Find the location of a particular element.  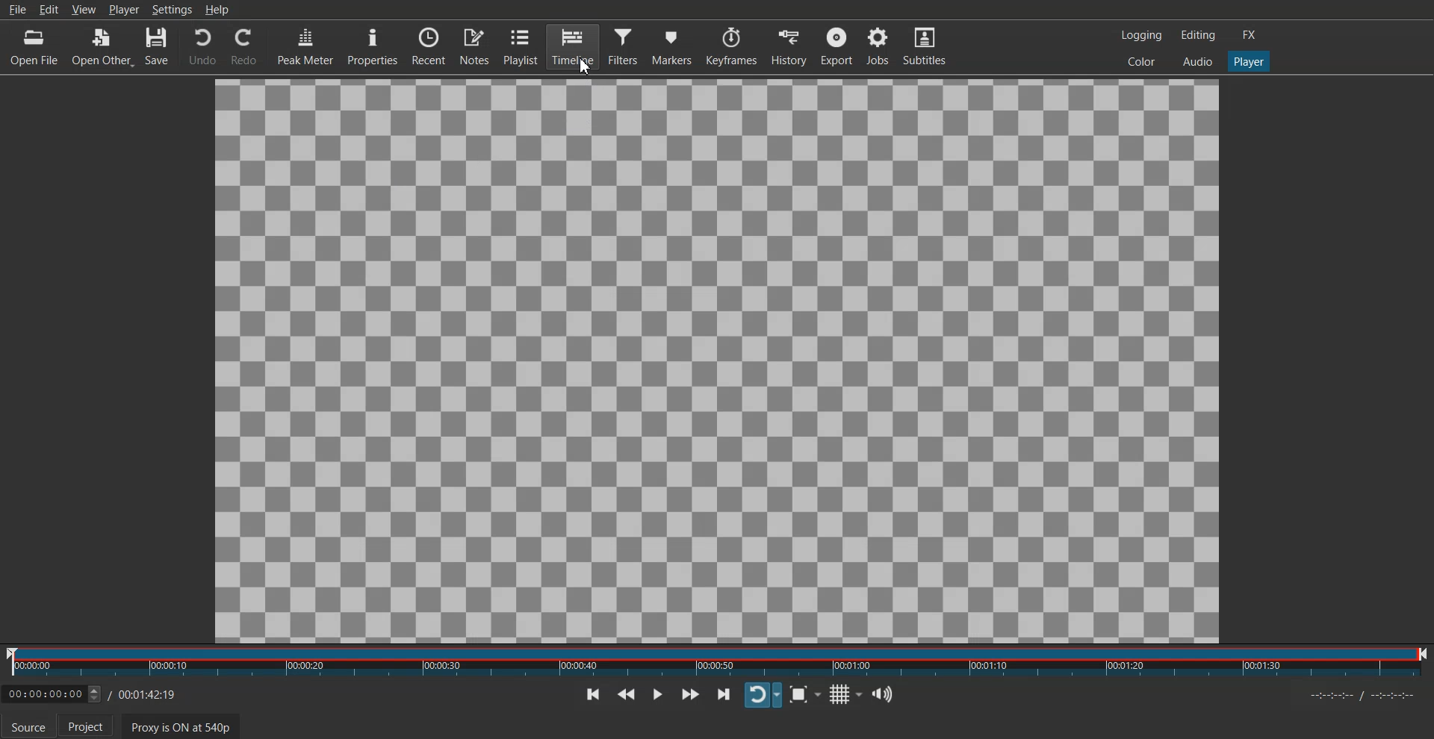

Skip to previous point is located at coordinates (594, 693).